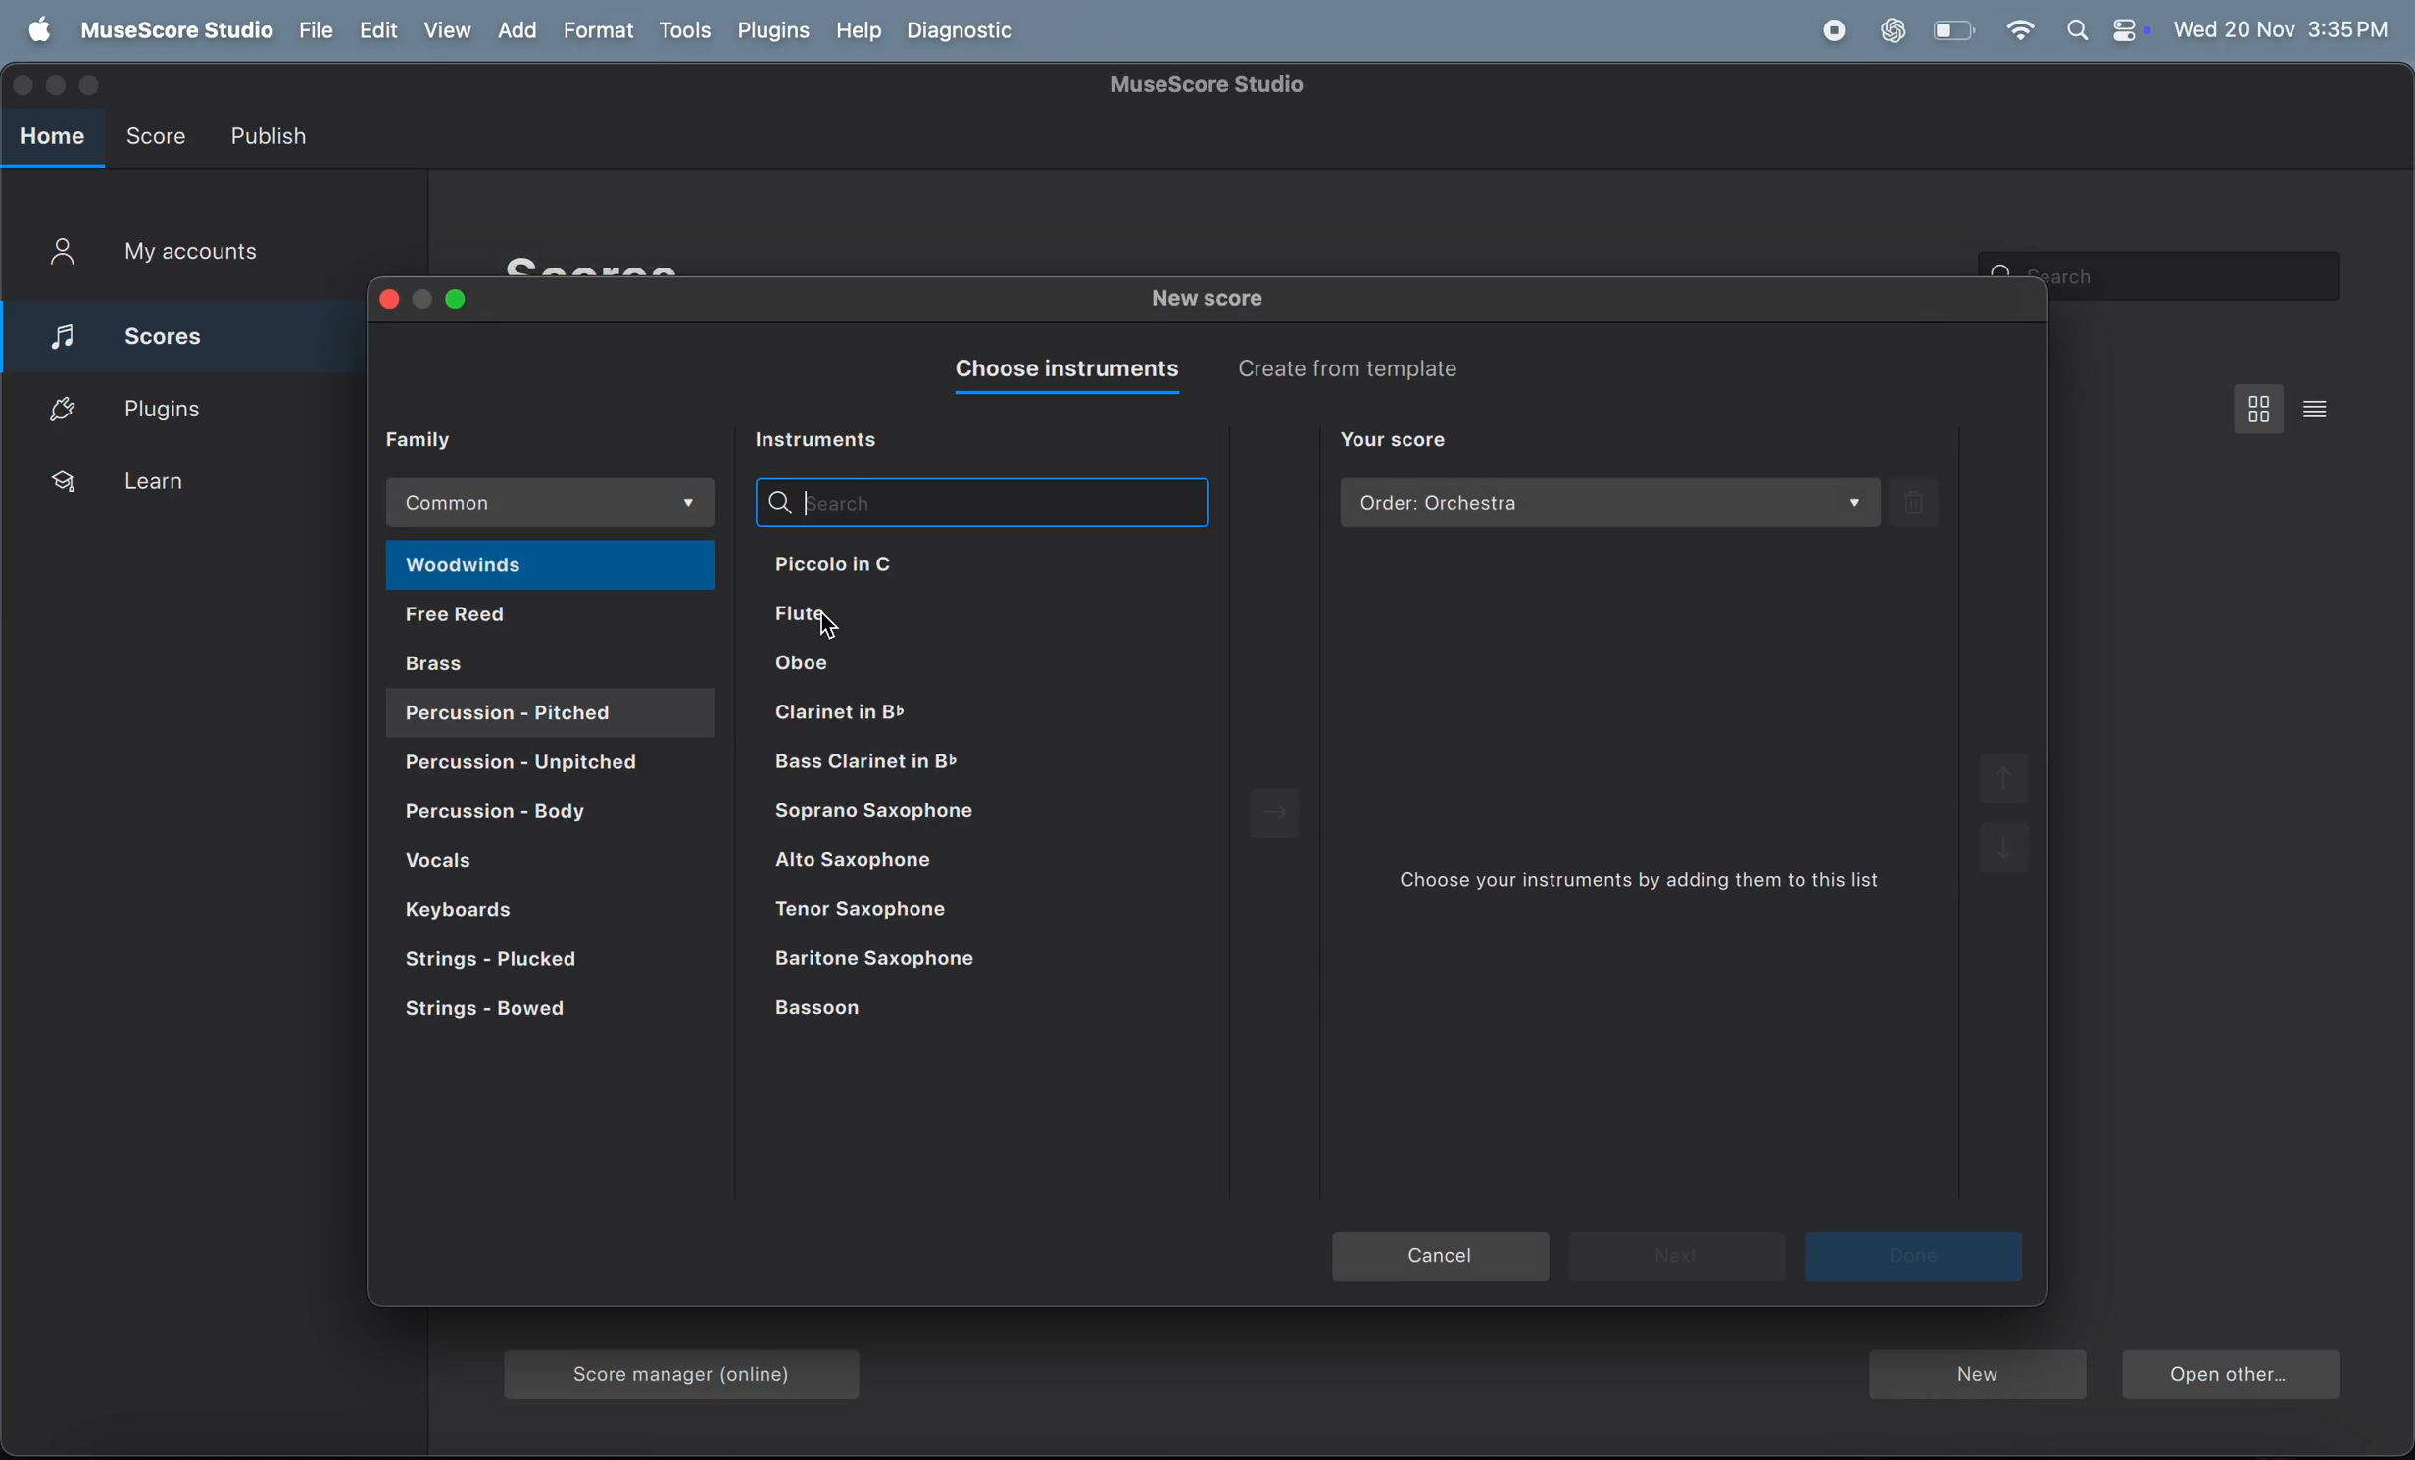  Describe the element at coordinates (1917, 1256) in the screenshot. I see `next` at that location.